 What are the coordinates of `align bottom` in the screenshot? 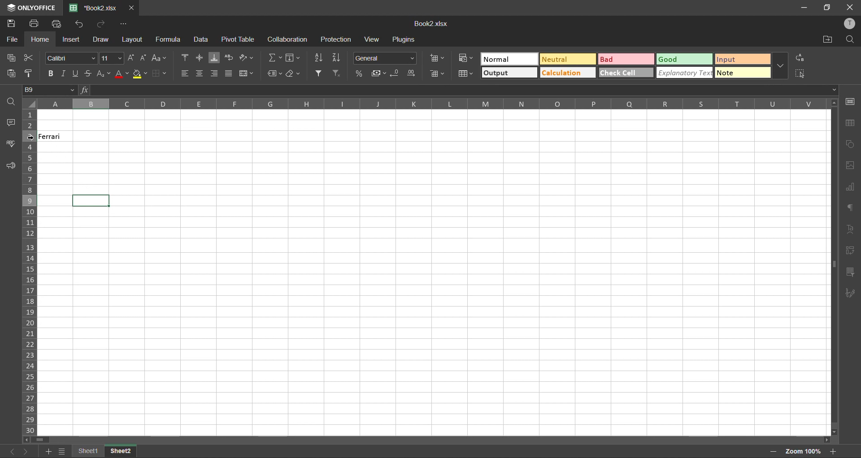 It's located at (214, 57).